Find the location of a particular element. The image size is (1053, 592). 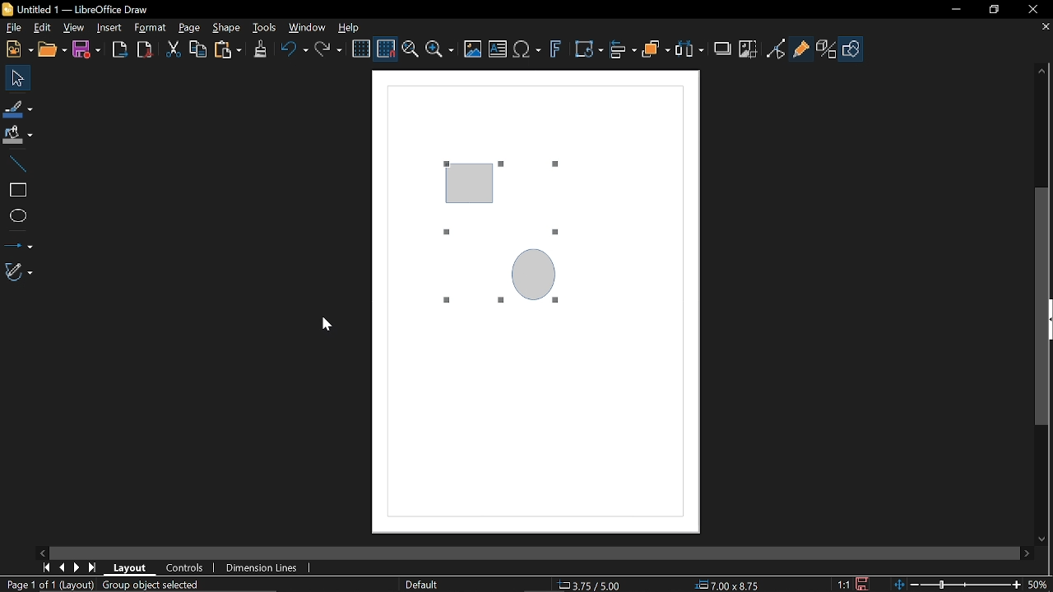

Grouped images is located at coordinates (503, 234).